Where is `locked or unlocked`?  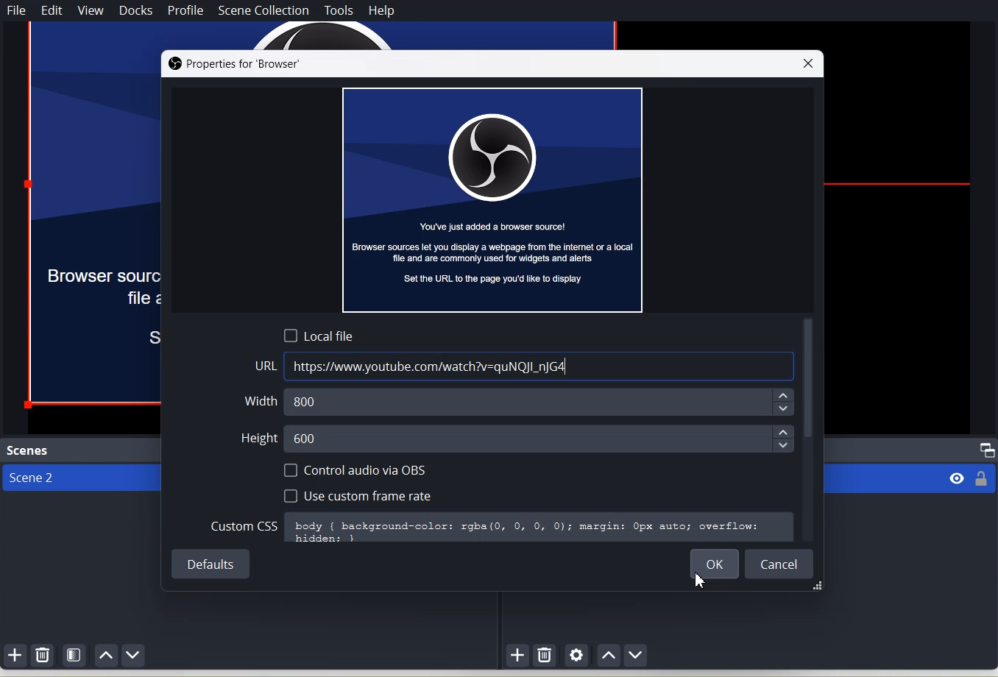 locked or unlocked is located at coordinates (983, 477).